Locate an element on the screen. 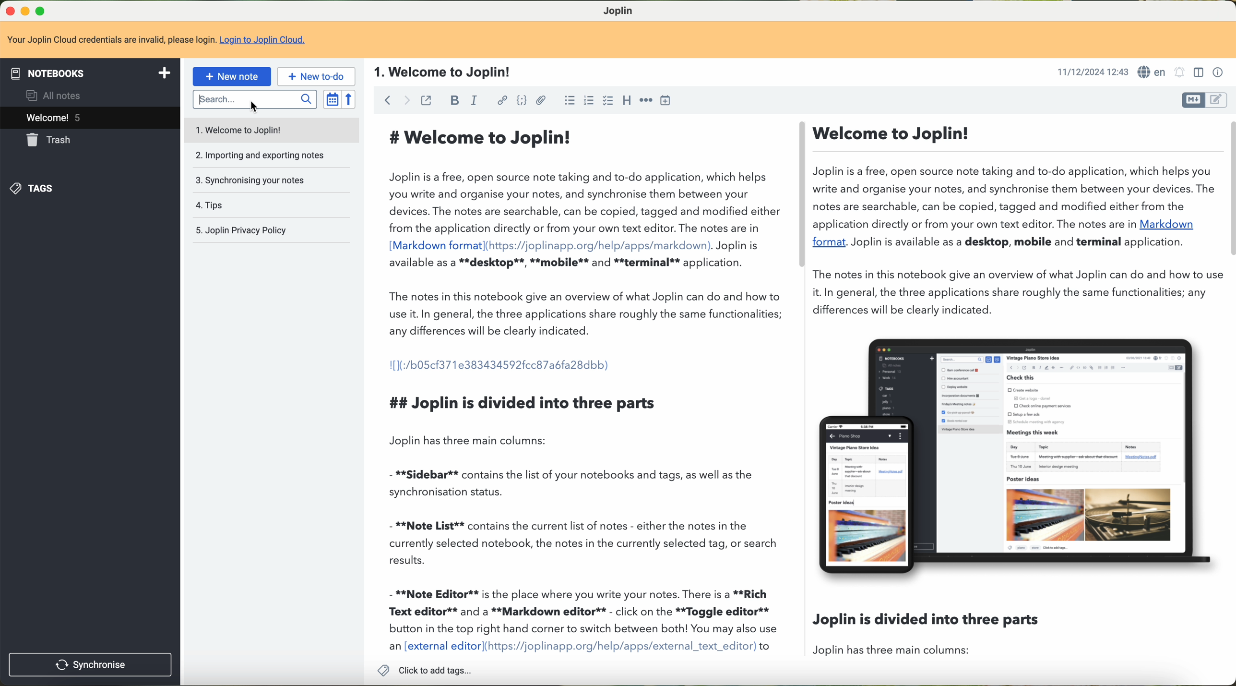  synchronising your notes is located at coordinates (271, 180).